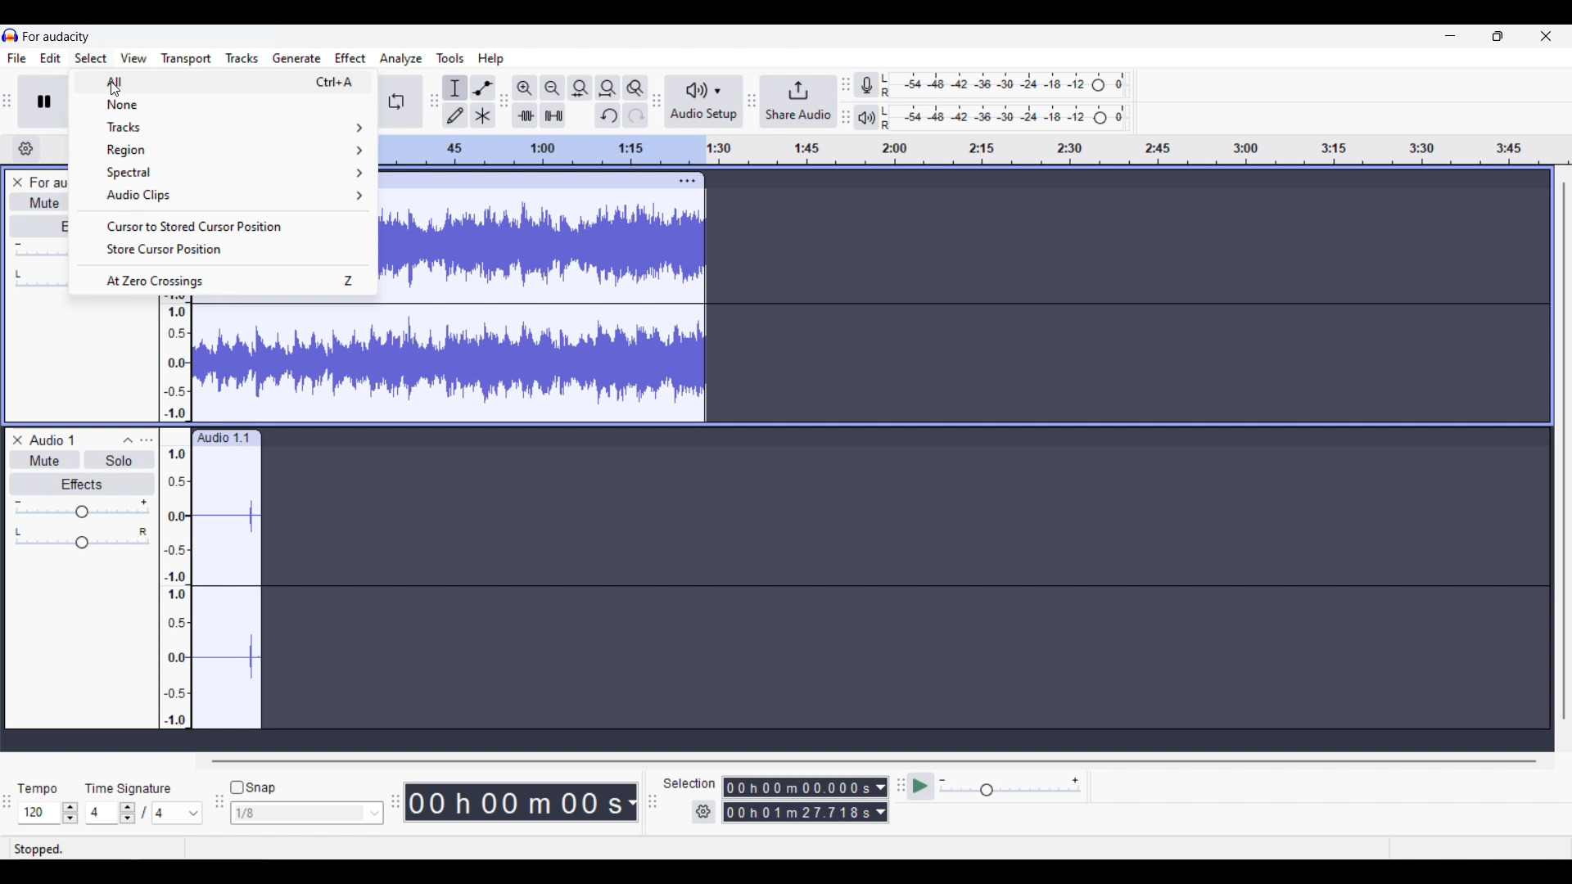 The image size is (1572, 884). What do you see at coordinates (490, 60) in the screenshot?
I see `Help` at bounding box center [490, 60].